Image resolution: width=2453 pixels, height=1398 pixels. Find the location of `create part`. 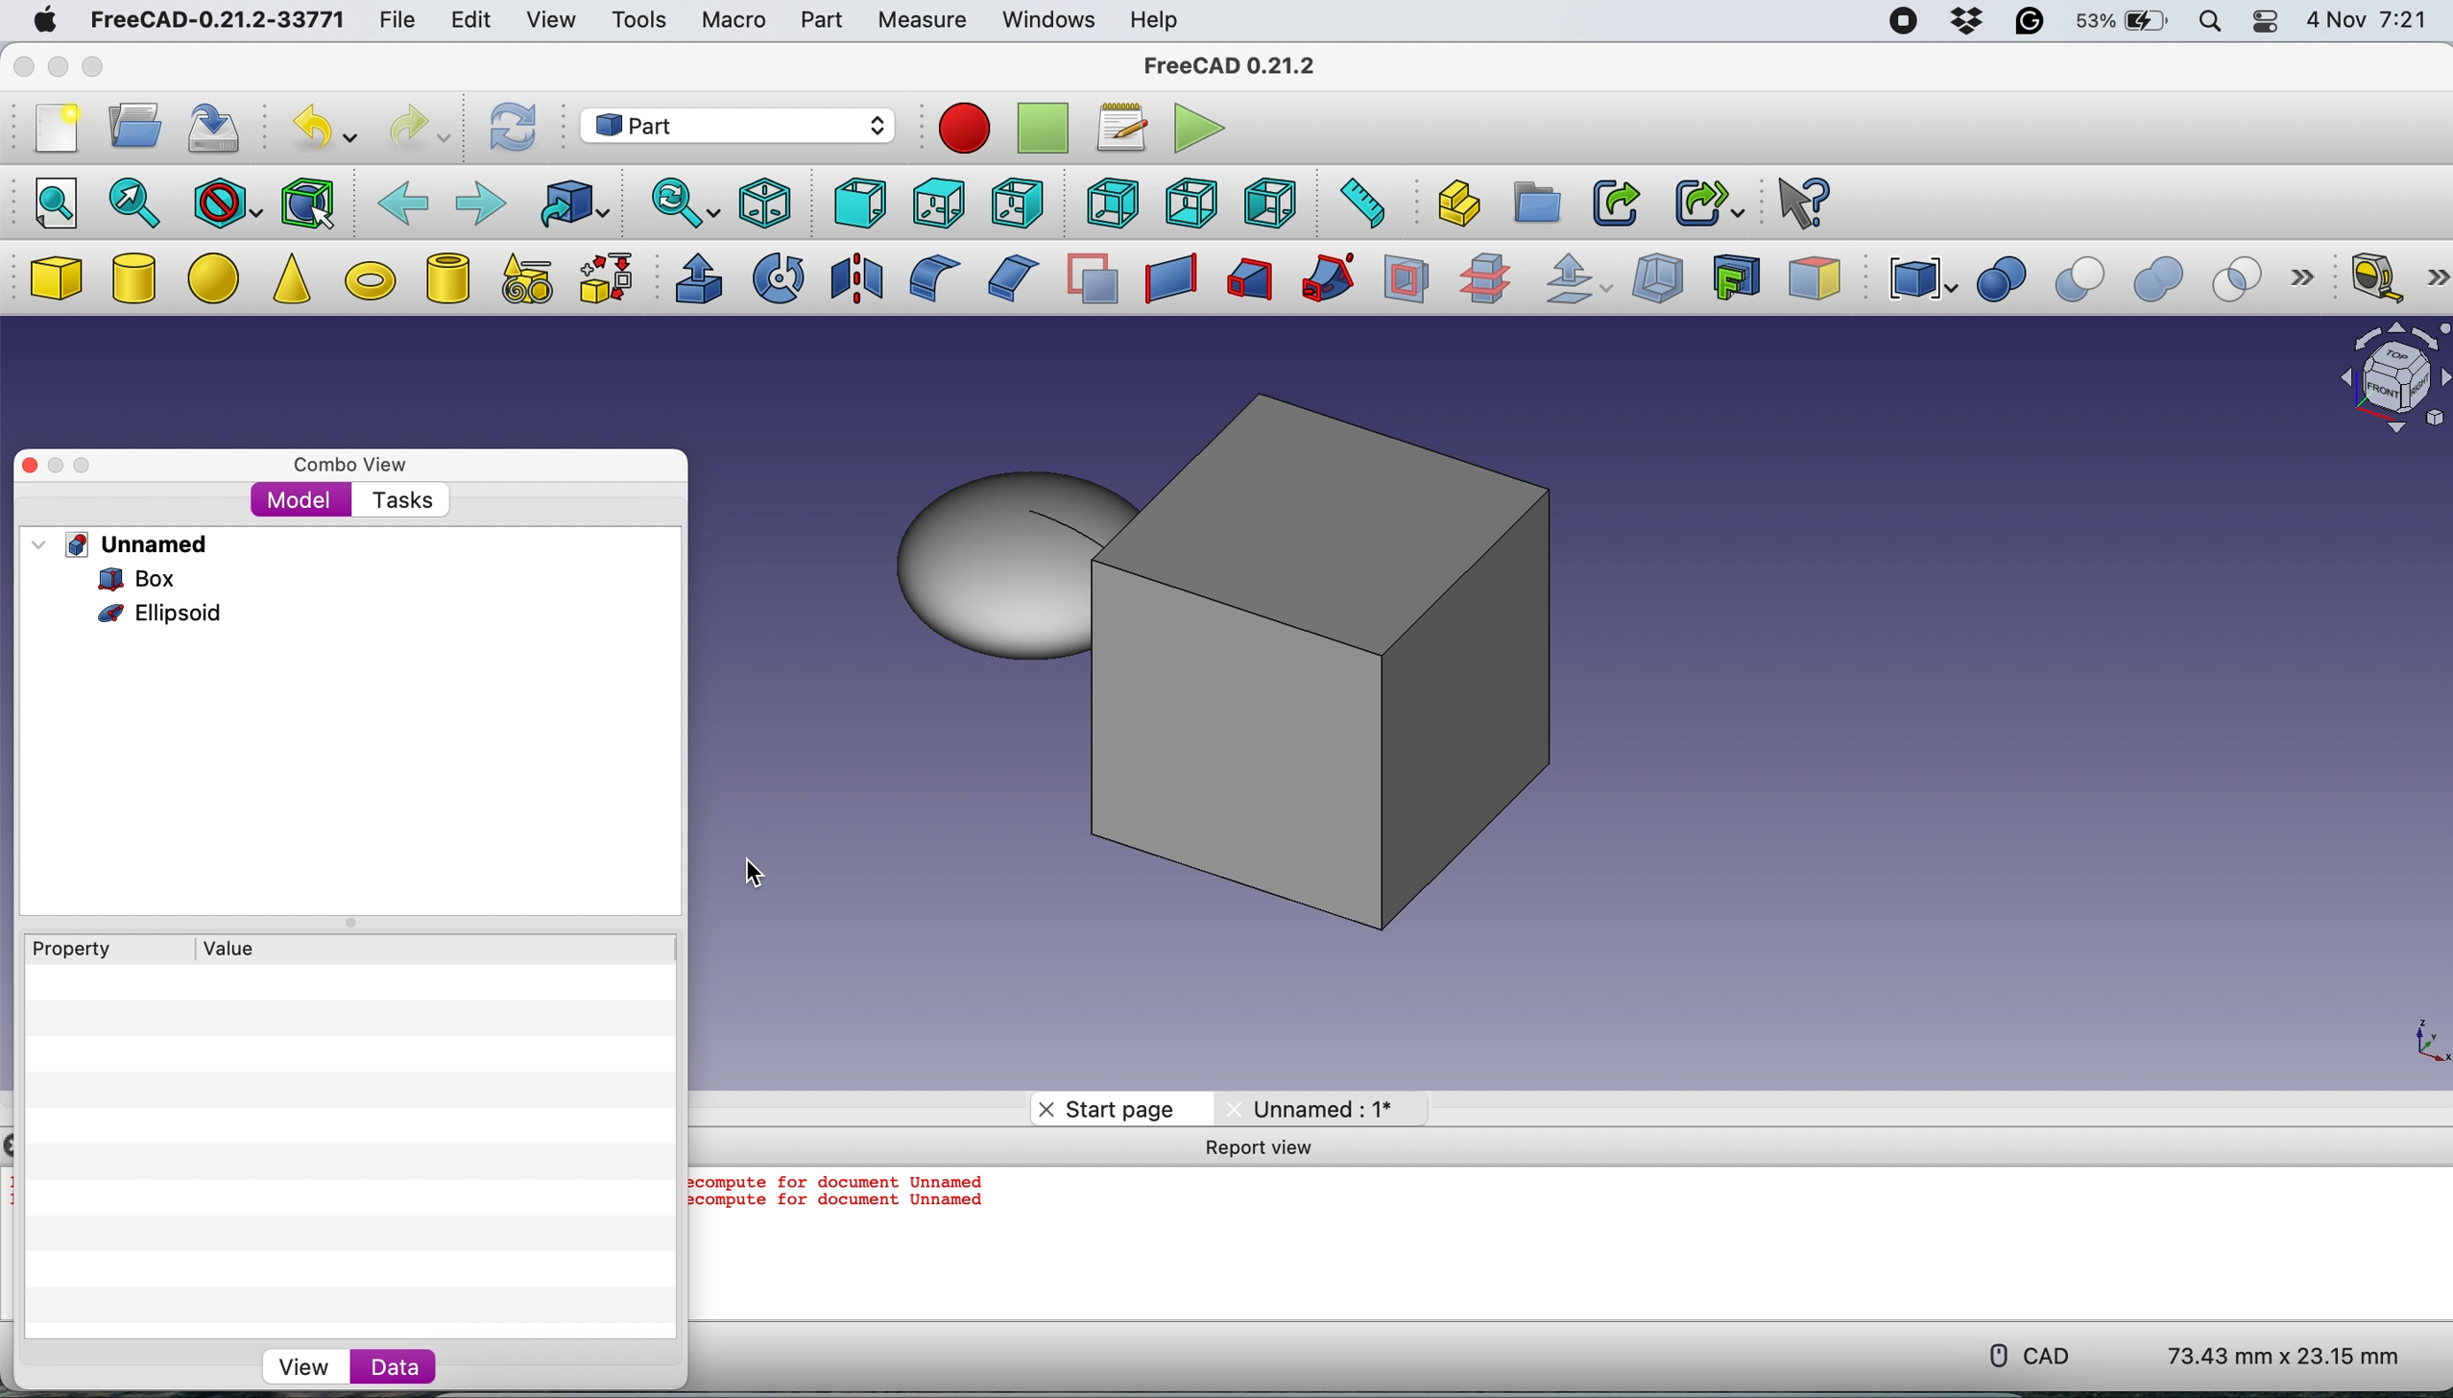

create part is located at coordinates (1454, 205).